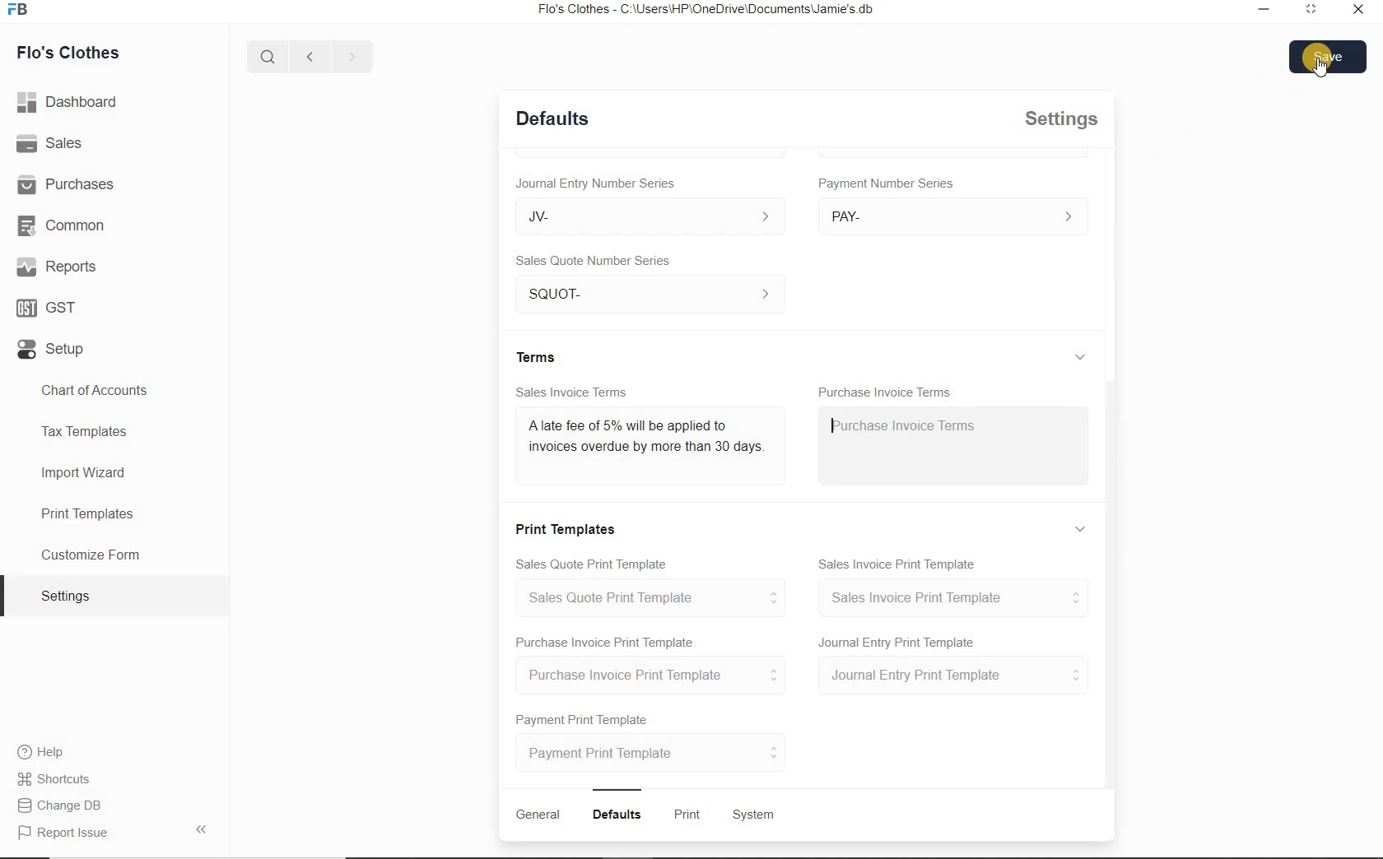 The image size is (1383, 859). I want to click on Next, so click(352, 56).